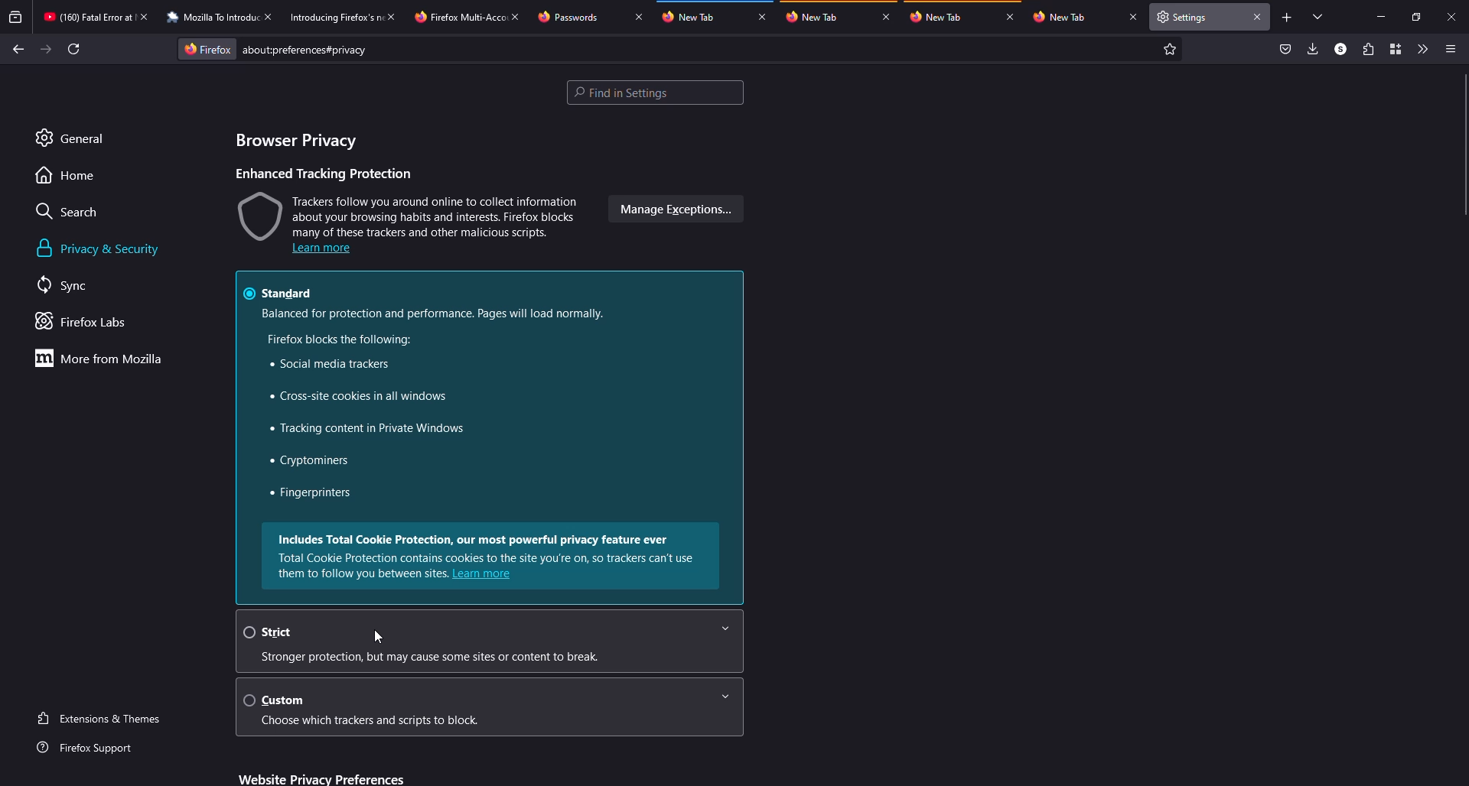  I want to click on learn more, so click(483, 575).